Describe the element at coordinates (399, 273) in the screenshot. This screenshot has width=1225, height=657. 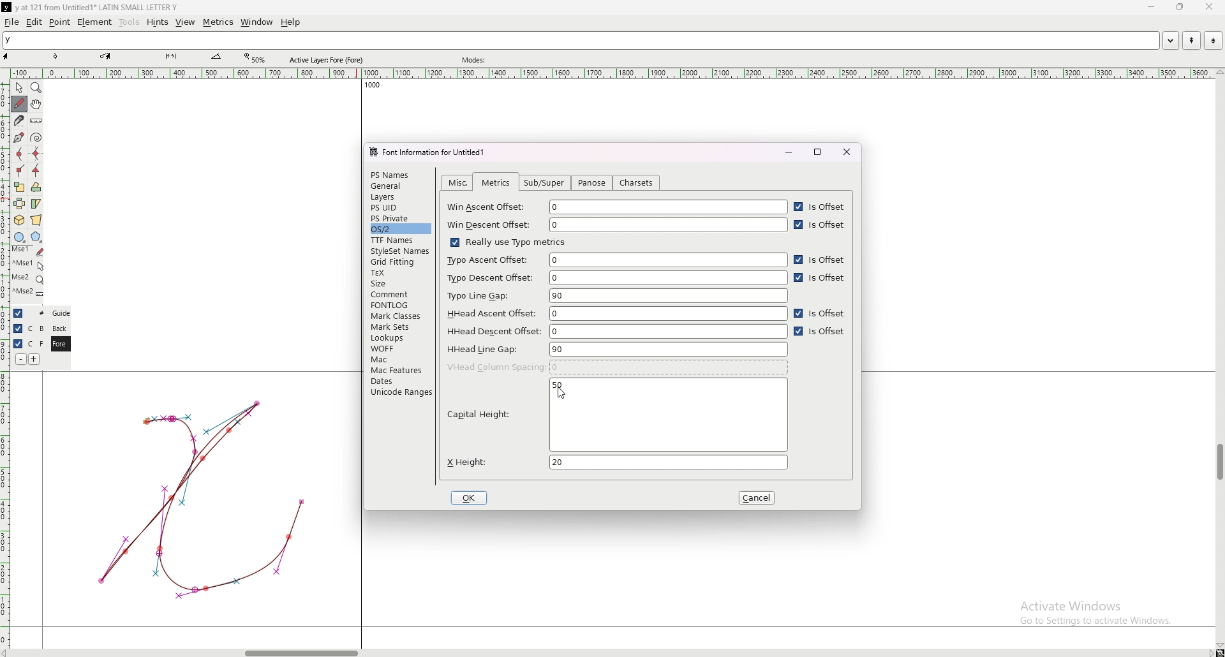
I see `tex` at that location.